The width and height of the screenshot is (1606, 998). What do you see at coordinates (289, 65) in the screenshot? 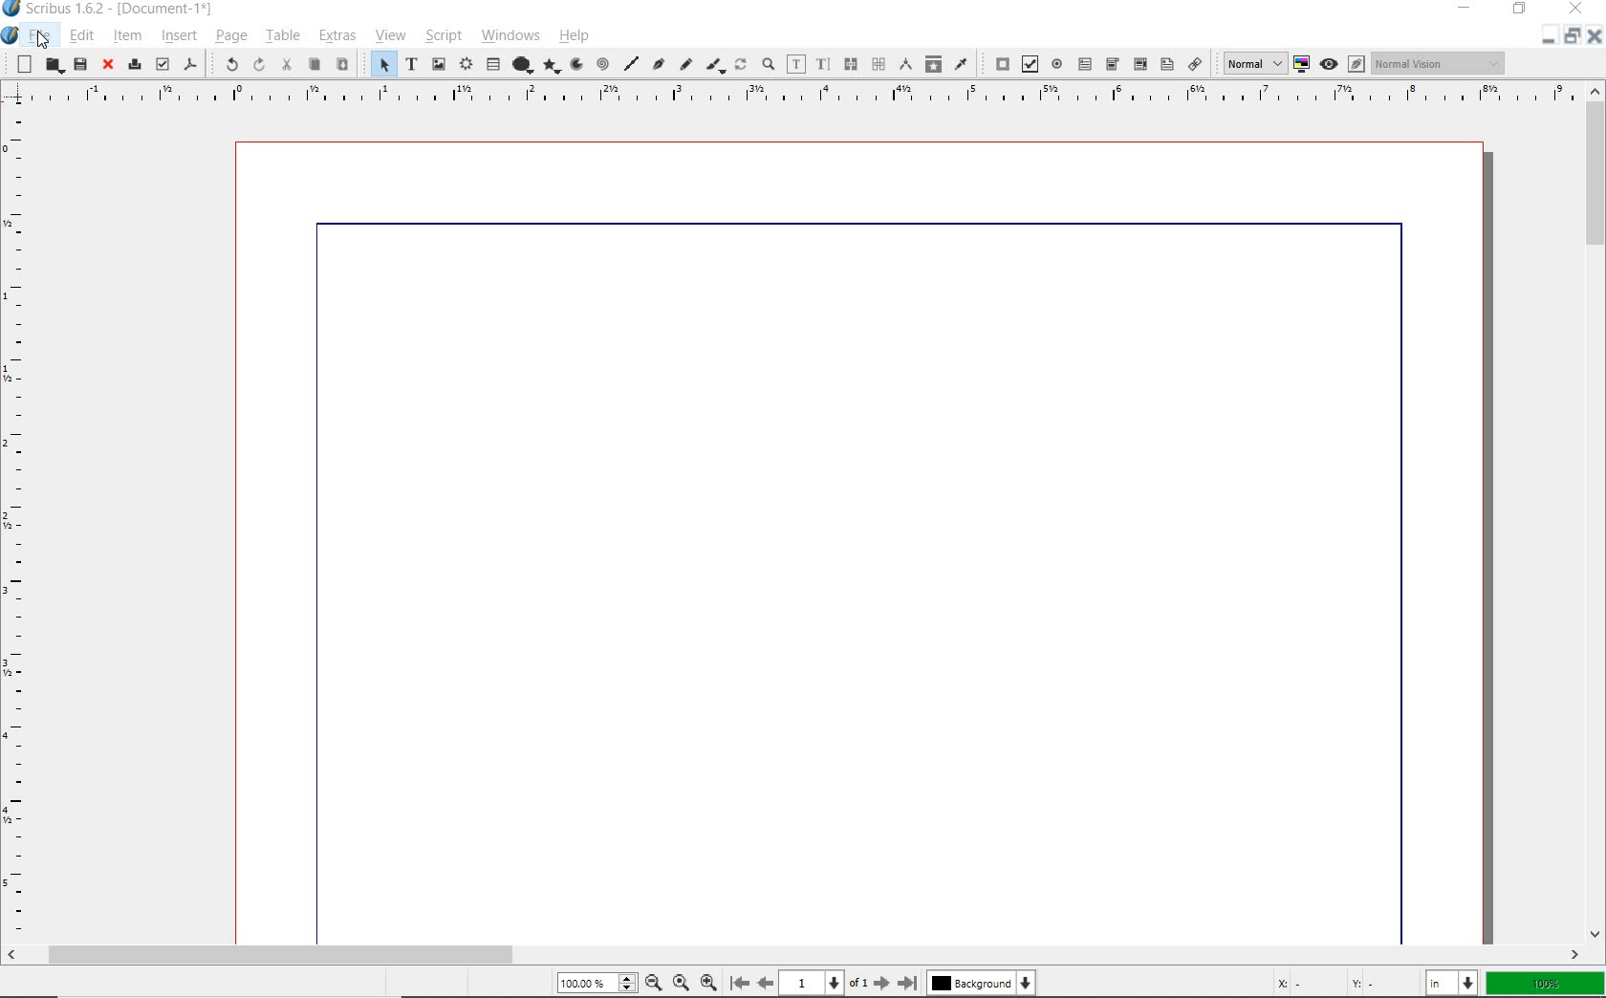
I see `cut` at bounding box center [289, 65].